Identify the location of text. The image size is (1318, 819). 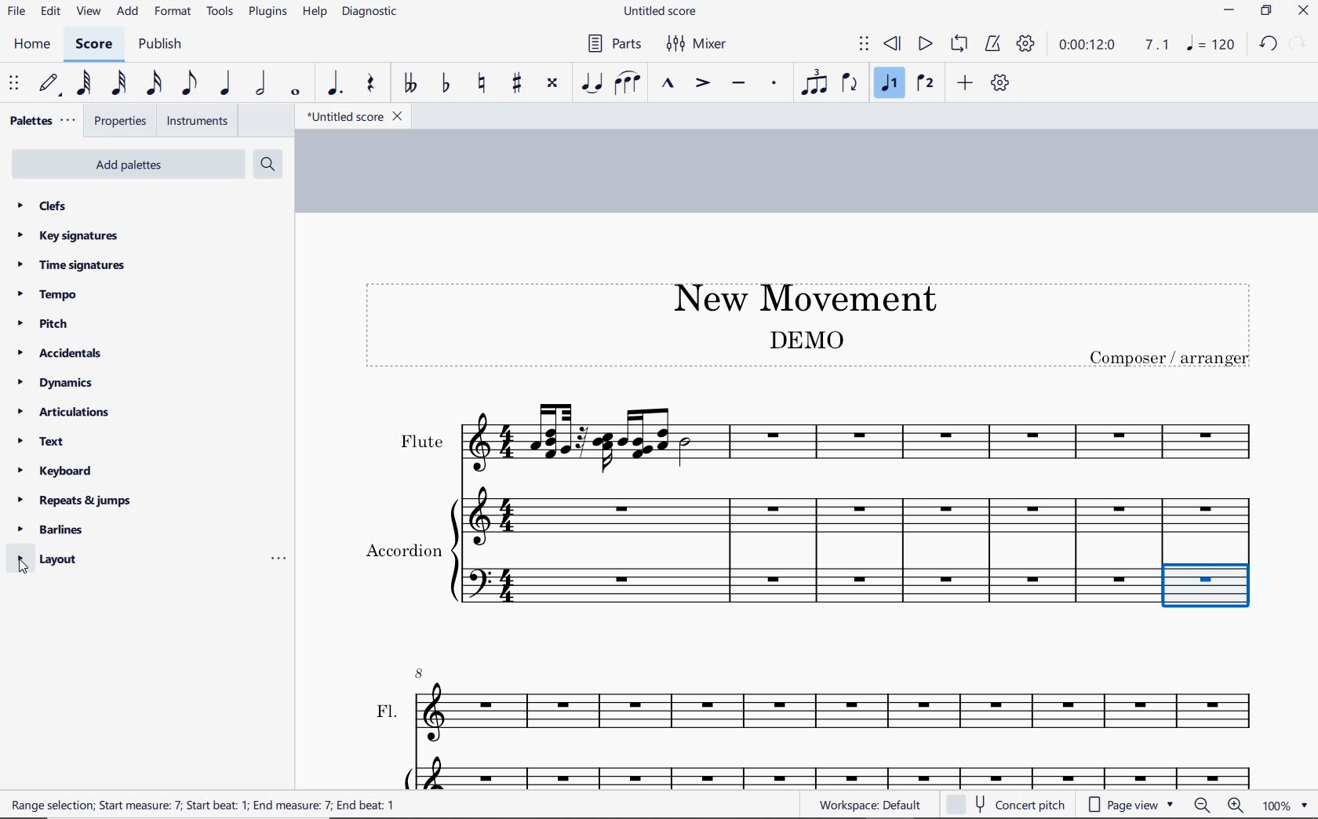
(388, 712).